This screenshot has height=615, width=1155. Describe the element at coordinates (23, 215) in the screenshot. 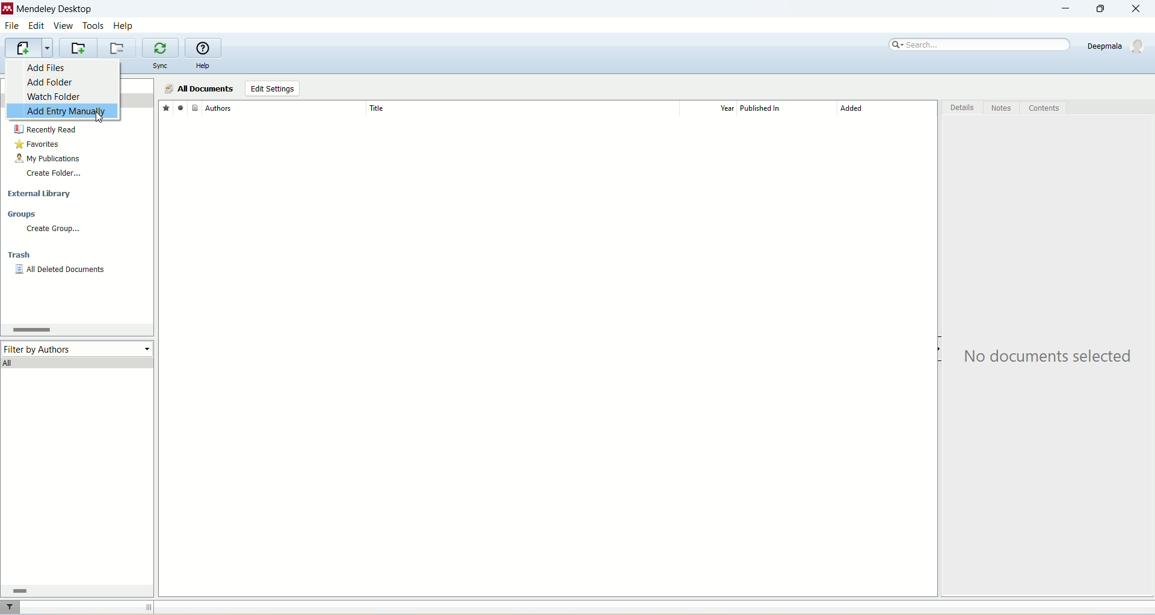

I see `groups` at that location.